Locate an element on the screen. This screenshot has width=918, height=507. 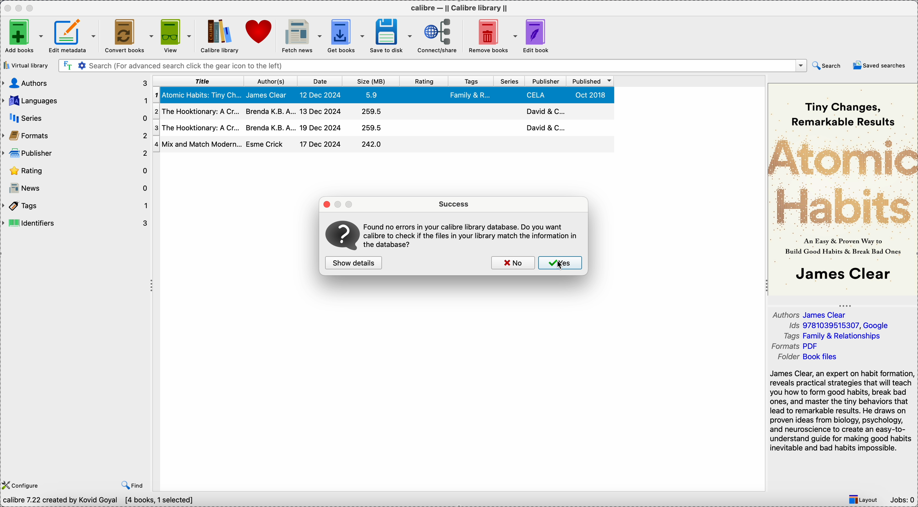
hide is located at coordinates (153, 288).